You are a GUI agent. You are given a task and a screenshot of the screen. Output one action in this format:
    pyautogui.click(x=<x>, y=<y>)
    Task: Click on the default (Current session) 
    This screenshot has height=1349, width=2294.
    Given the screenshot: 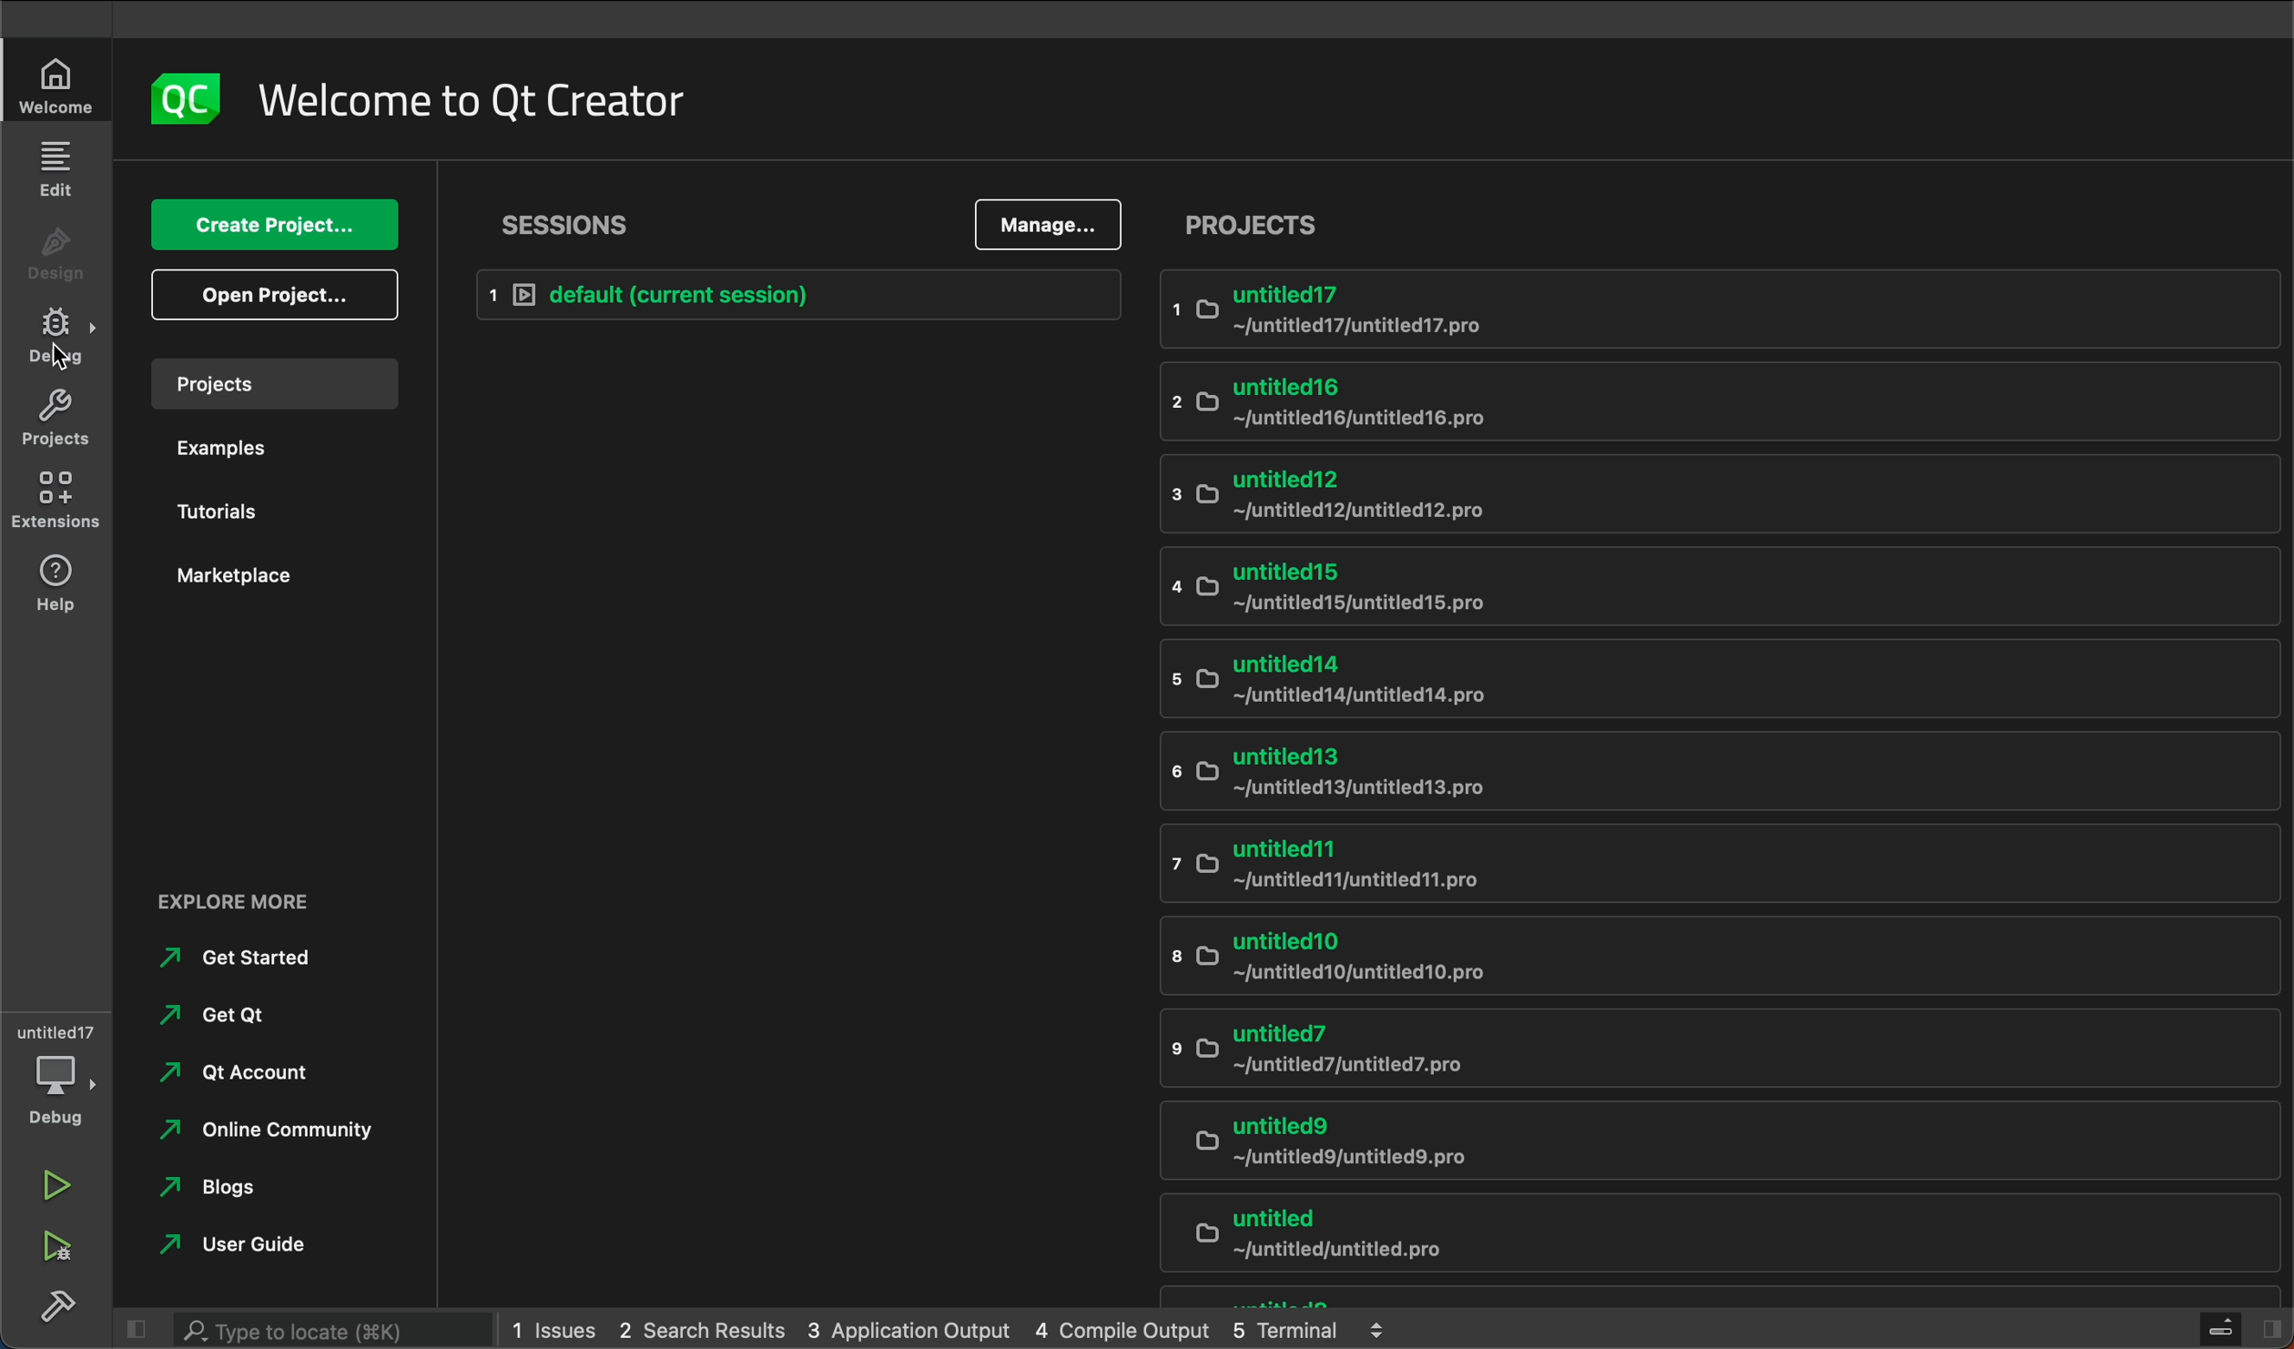 What is the action you would take?
    pyautogui.click(x=789, y=295)
    